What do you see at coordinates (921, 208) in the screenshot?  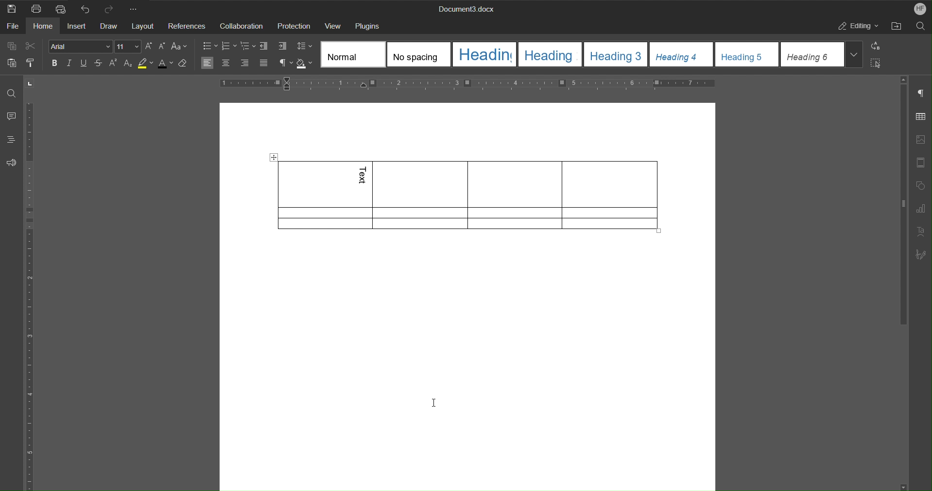 I see `Graph Settings` at bounding box center [921, 208].